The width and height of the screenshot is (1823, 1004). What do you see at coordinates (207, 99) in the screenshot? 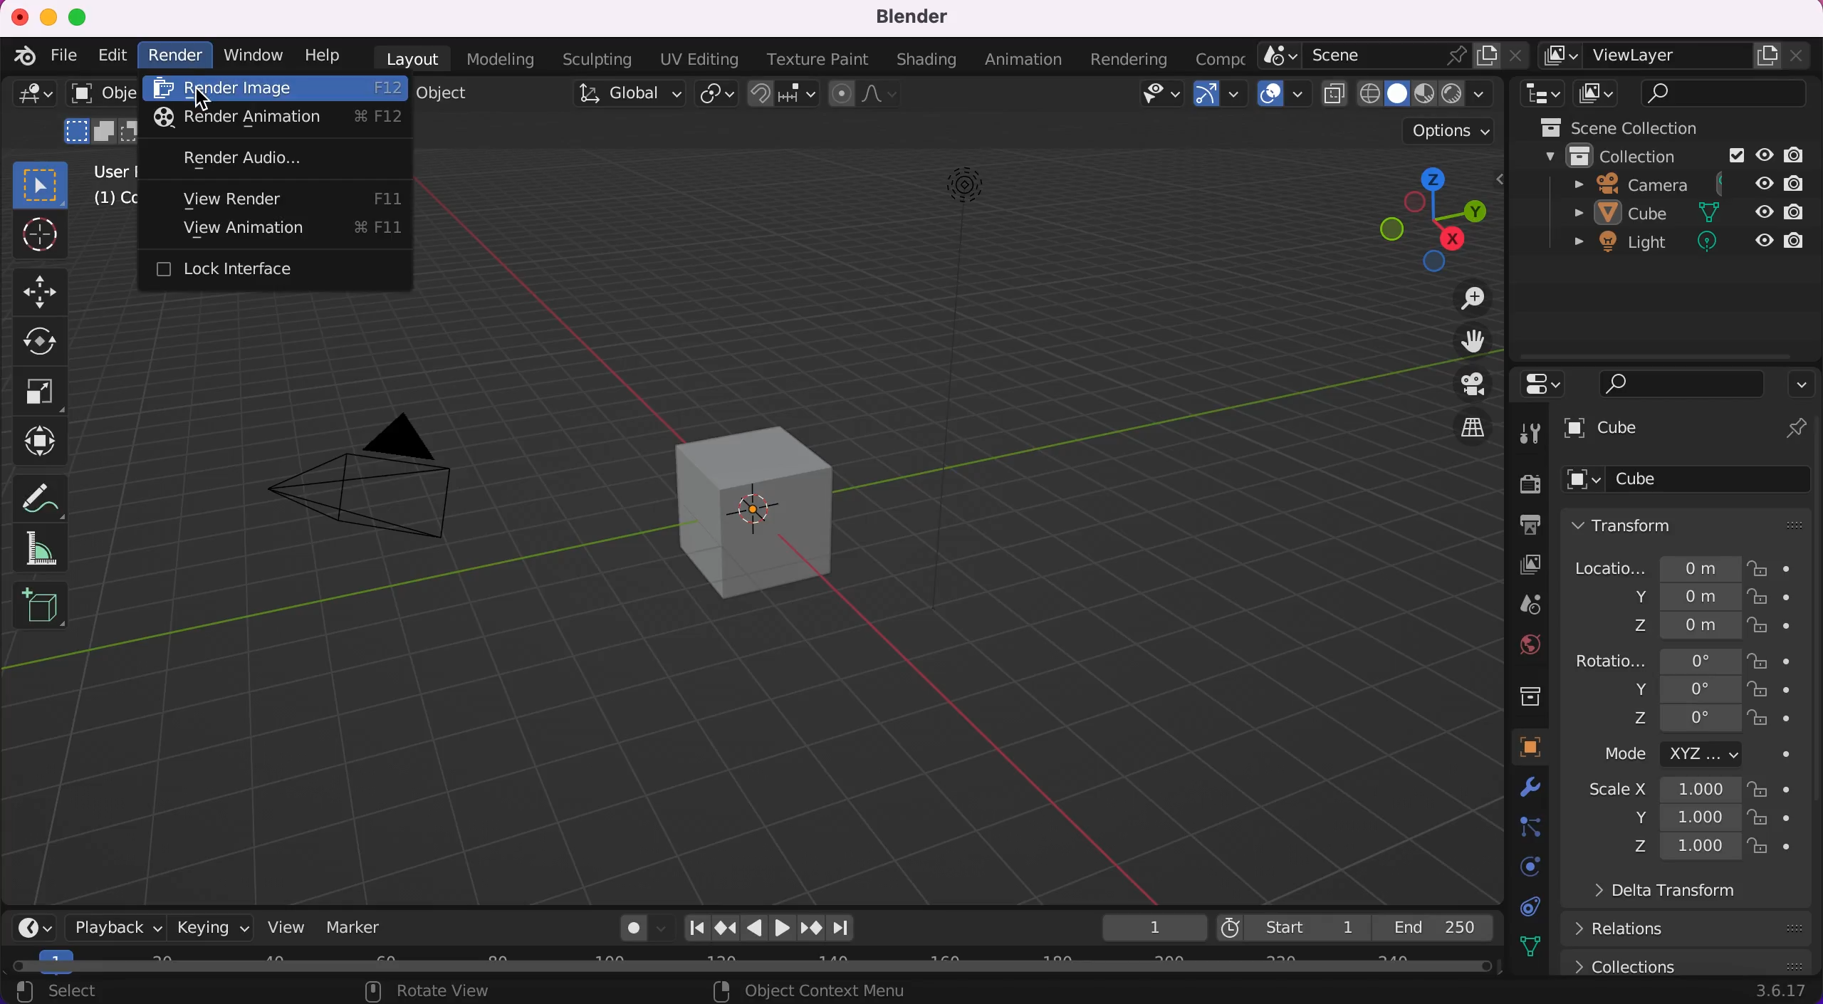
I see `cursor on render image` at bounding box center [207, 99].